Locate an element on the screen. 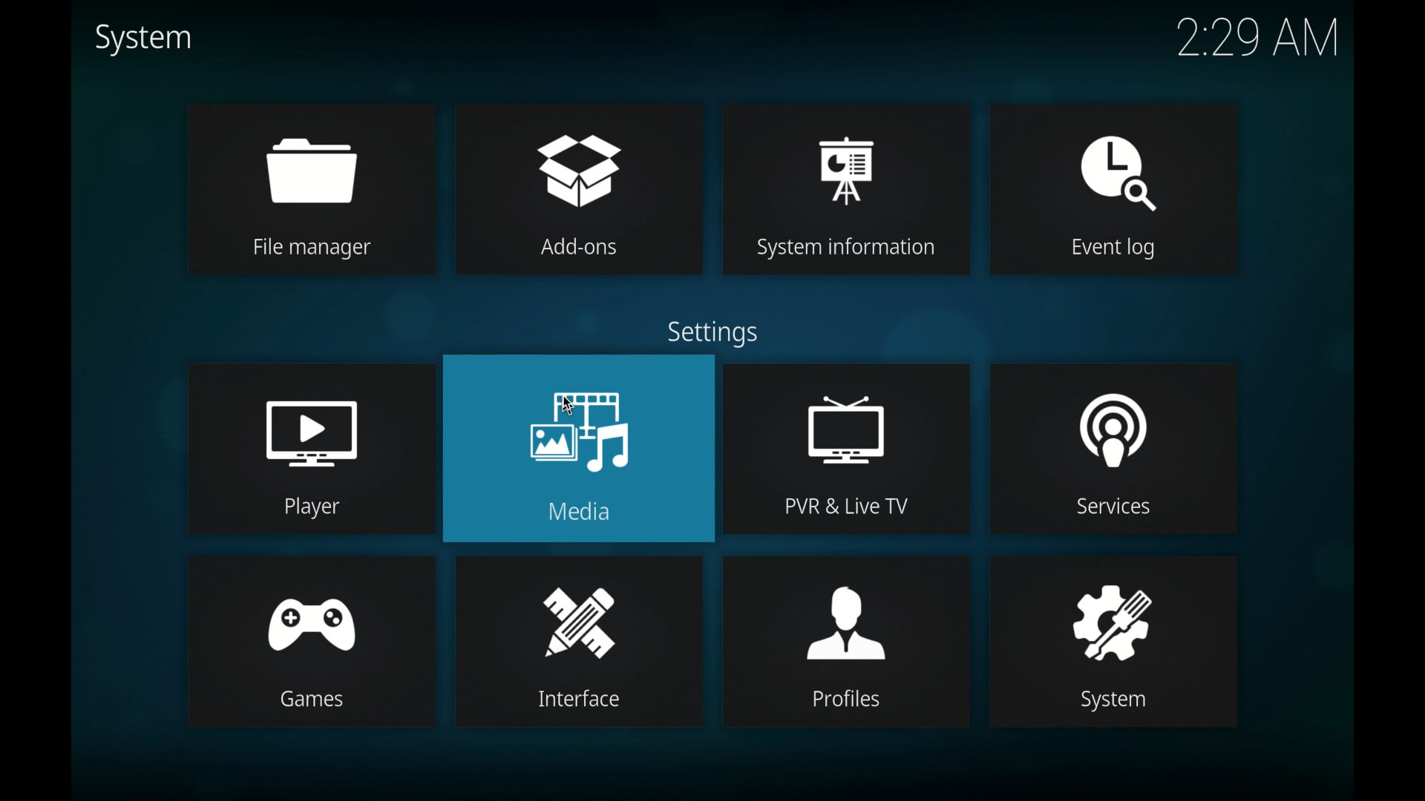  player is located at coordinates (310, 414).